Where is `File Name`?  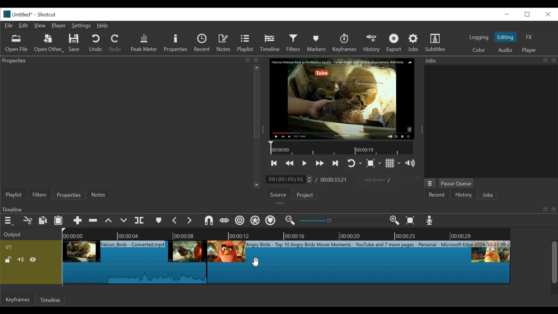 File Name is located at coordinates (24, 14).